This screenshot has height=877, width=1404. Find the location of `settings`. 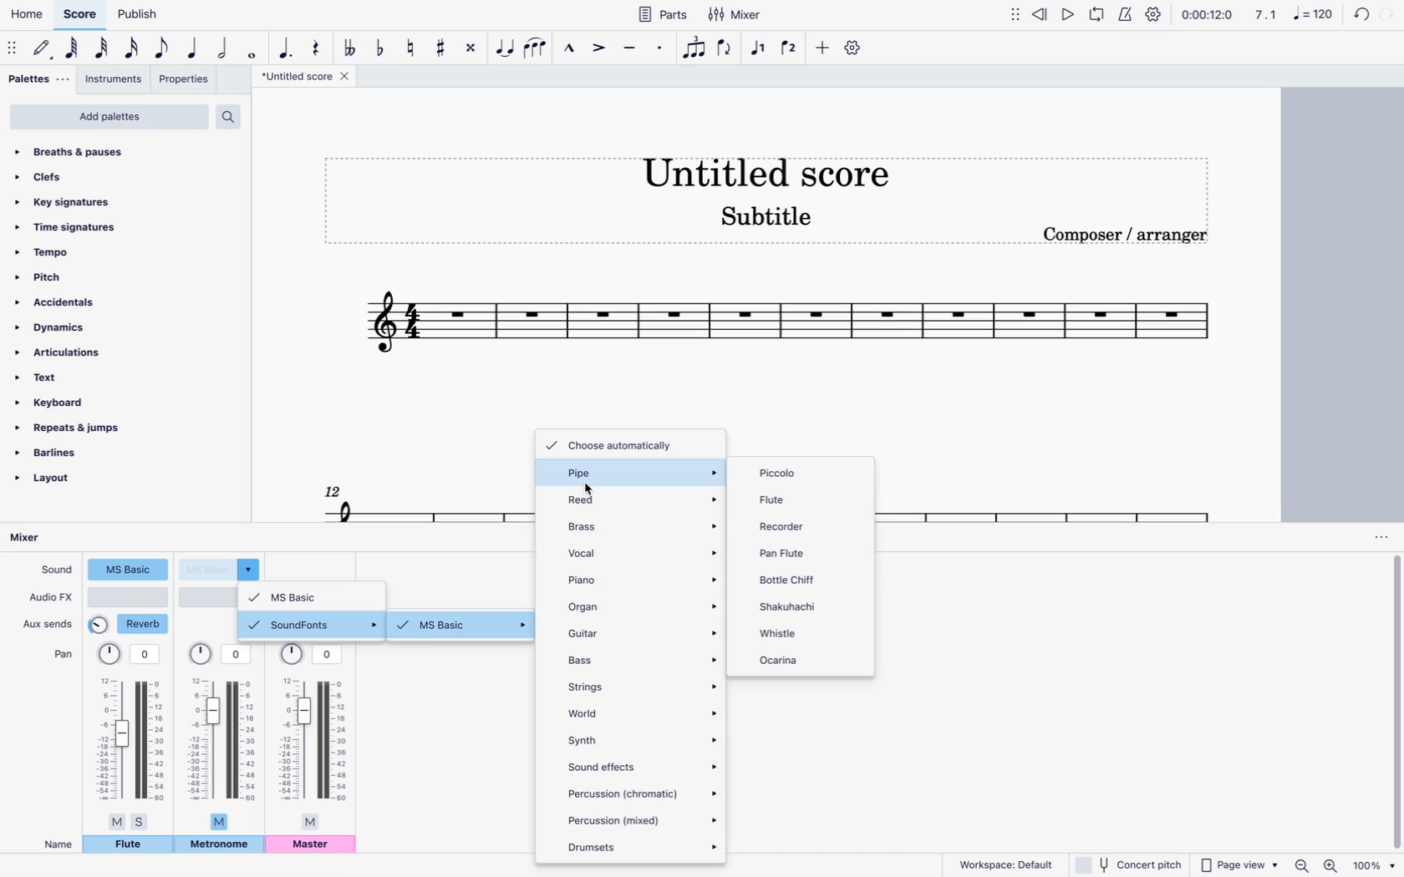

settings is located at coordinates (1152, 13).